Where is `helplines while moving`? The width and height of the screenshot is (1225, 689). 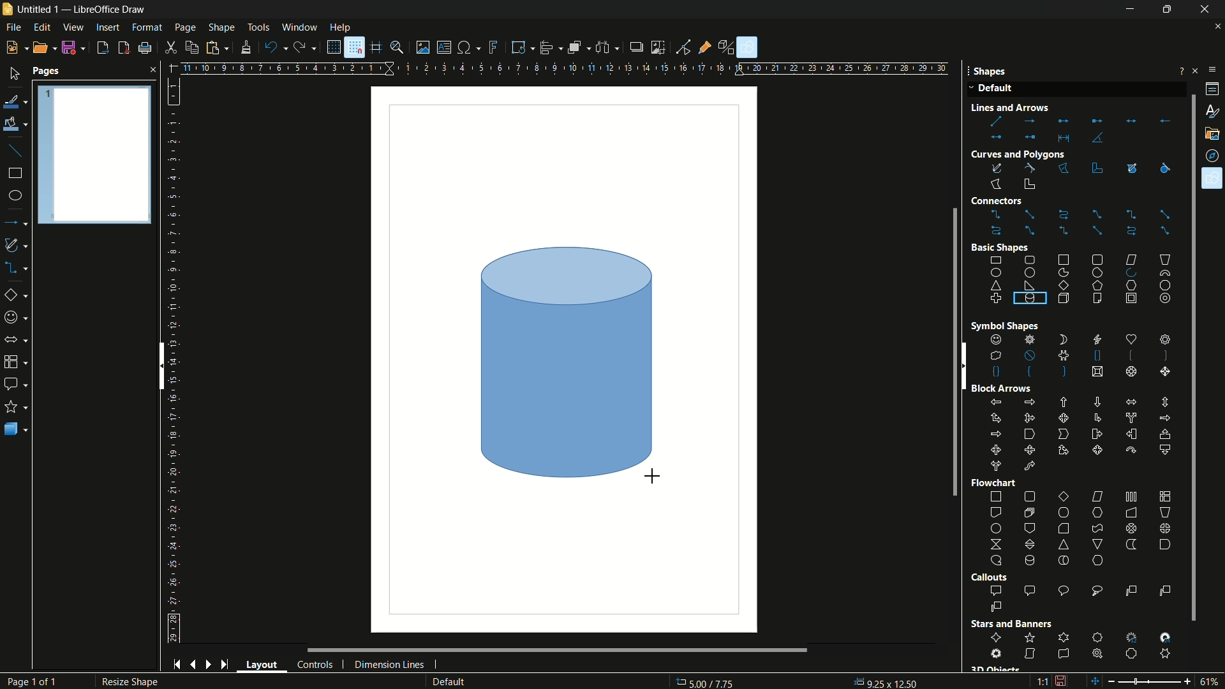 helplines while moving is located at coordinates (376, 48).